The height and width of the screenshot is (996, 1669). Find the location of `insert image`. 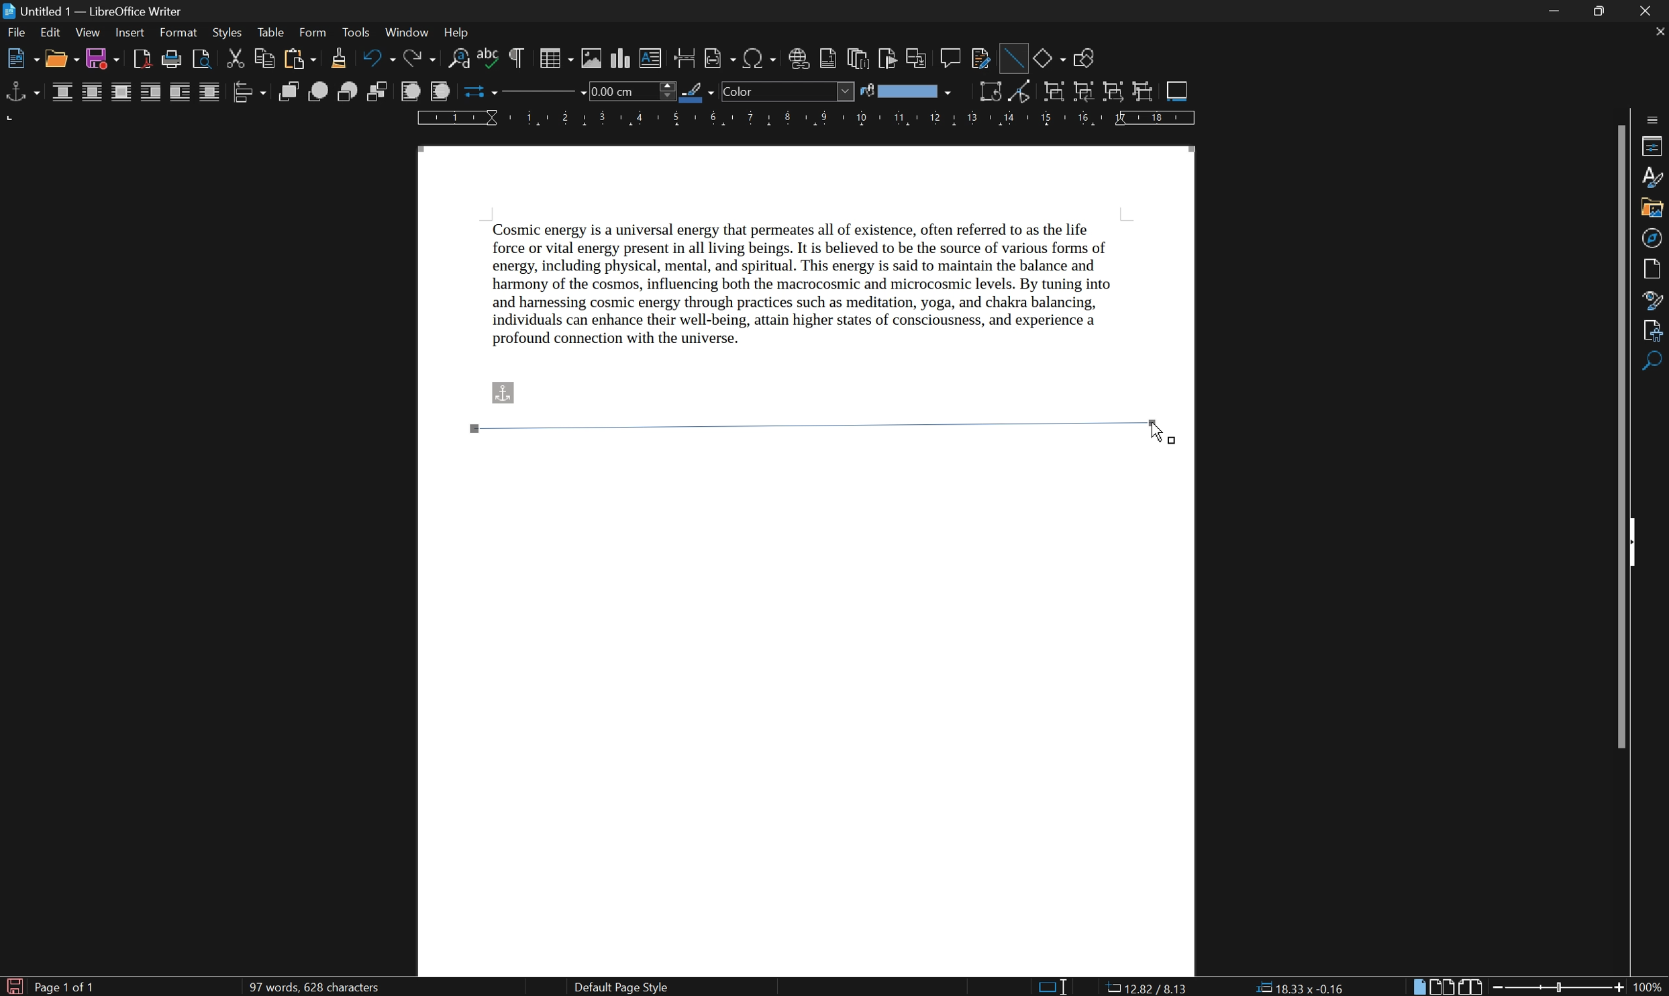

insert image is located at coordinates (593, 58).